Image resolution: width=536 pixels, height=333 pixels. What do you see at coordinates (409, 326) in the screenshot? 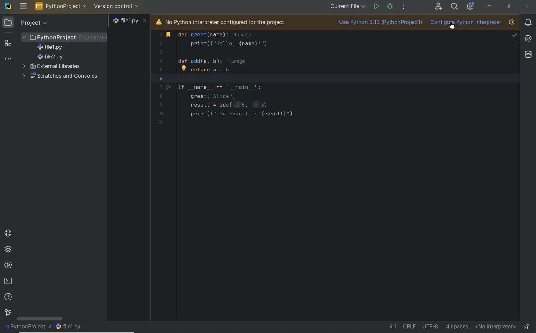
I see `line separator` at bounding box center [409, 326].